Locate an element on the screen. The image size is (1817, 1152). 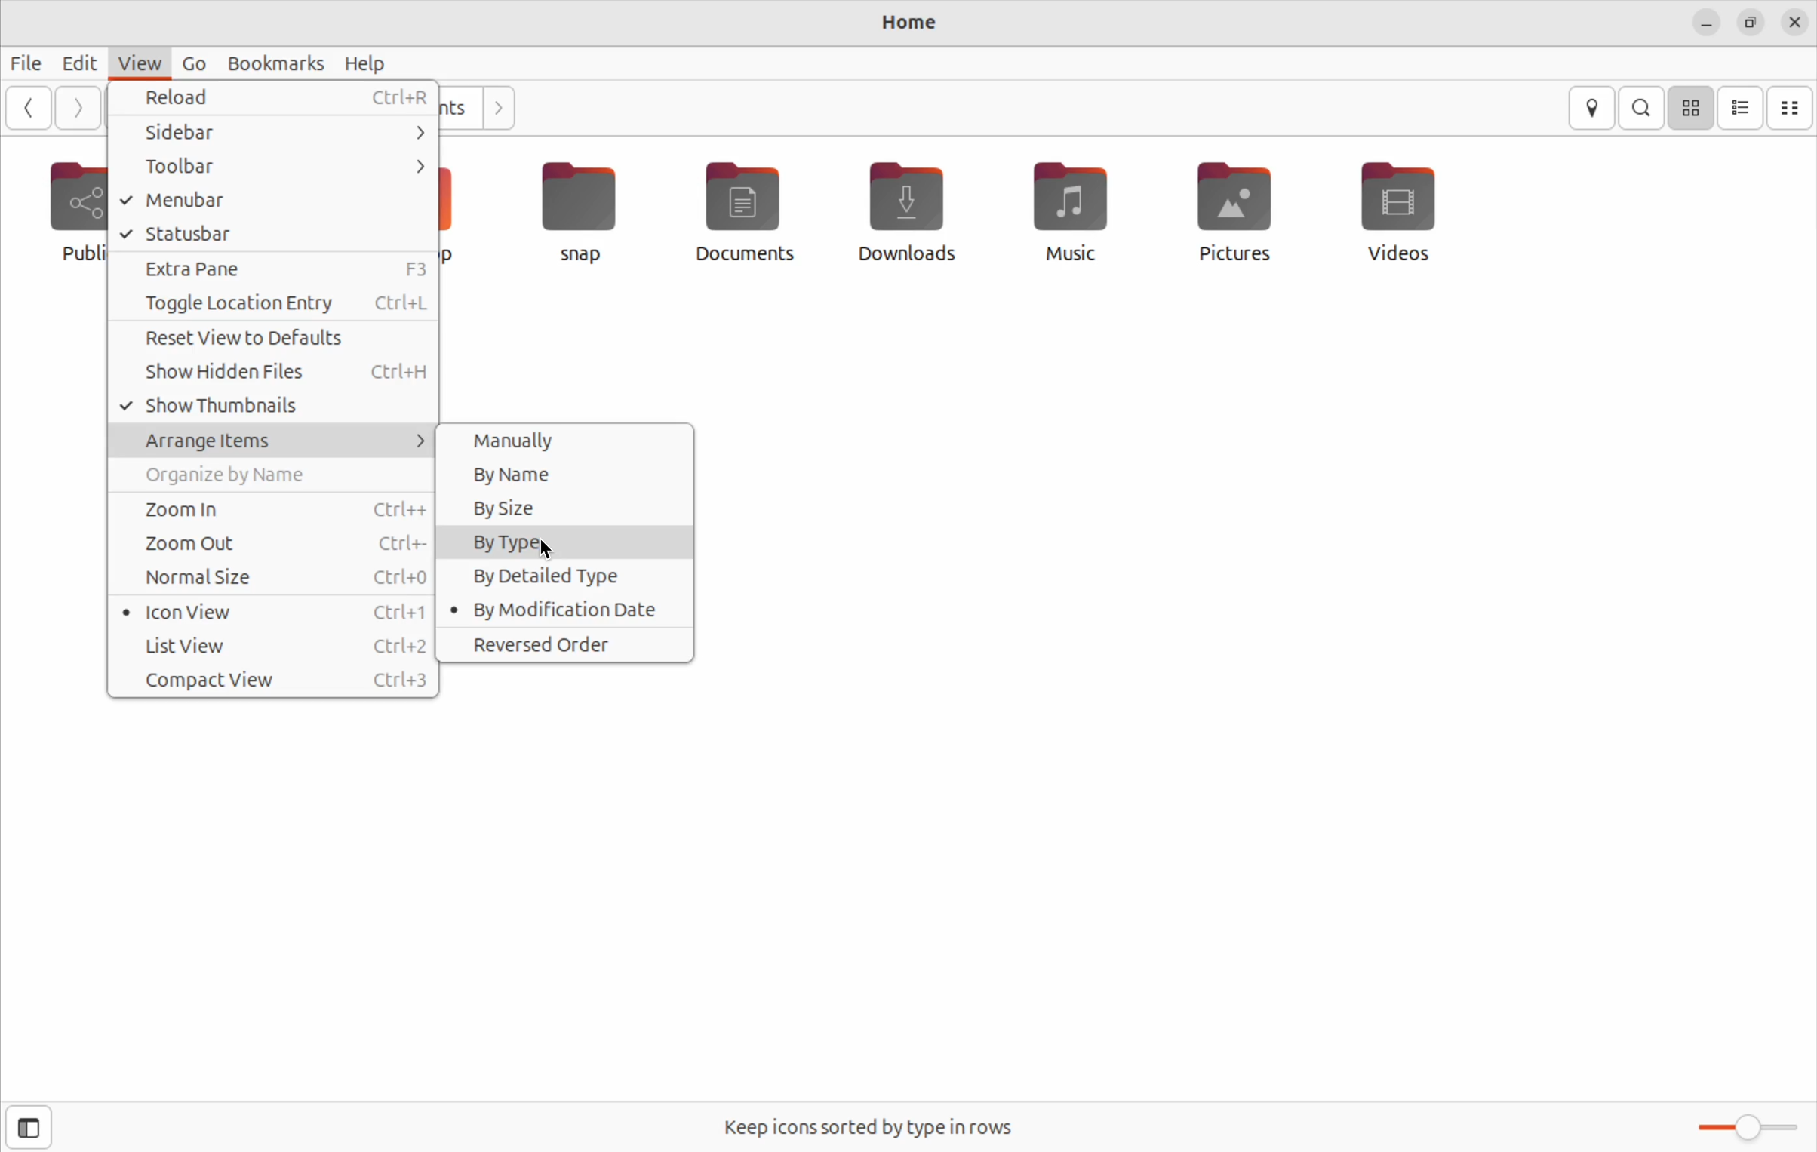
show hidden files is located at coordinates (273, 373).